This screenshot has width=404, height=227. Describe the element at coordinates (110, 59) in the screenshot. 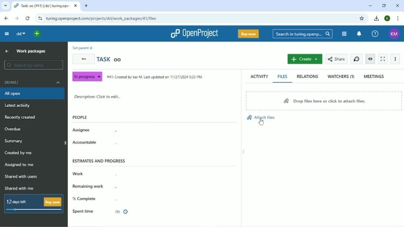

I see `Task oo` at that location.